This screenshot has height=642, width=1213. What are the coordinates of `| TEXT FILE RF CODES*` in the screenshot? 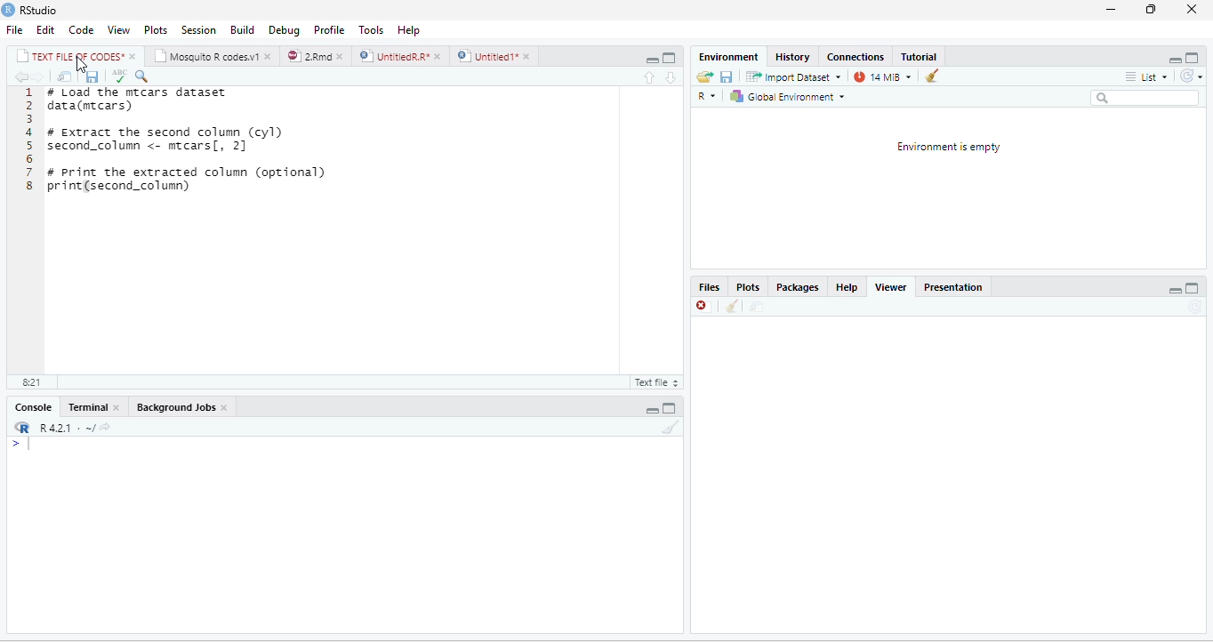 It's located at (69, 54).